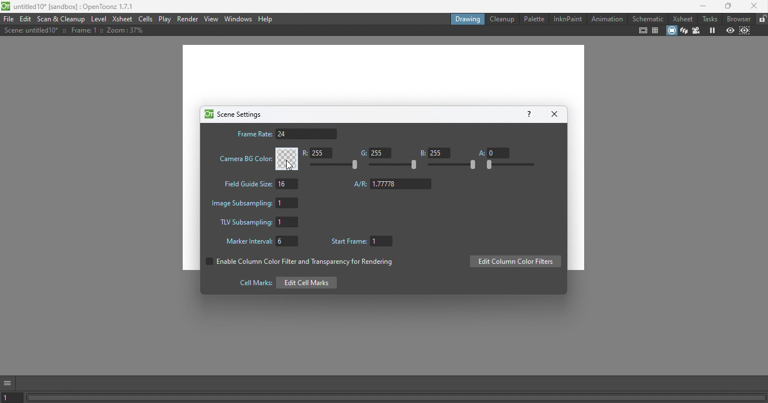 The width and height of the screenshot is (768, 403). Describe the element at coordinates (286, 168) in the screenshot. I see `cursor` at that location.